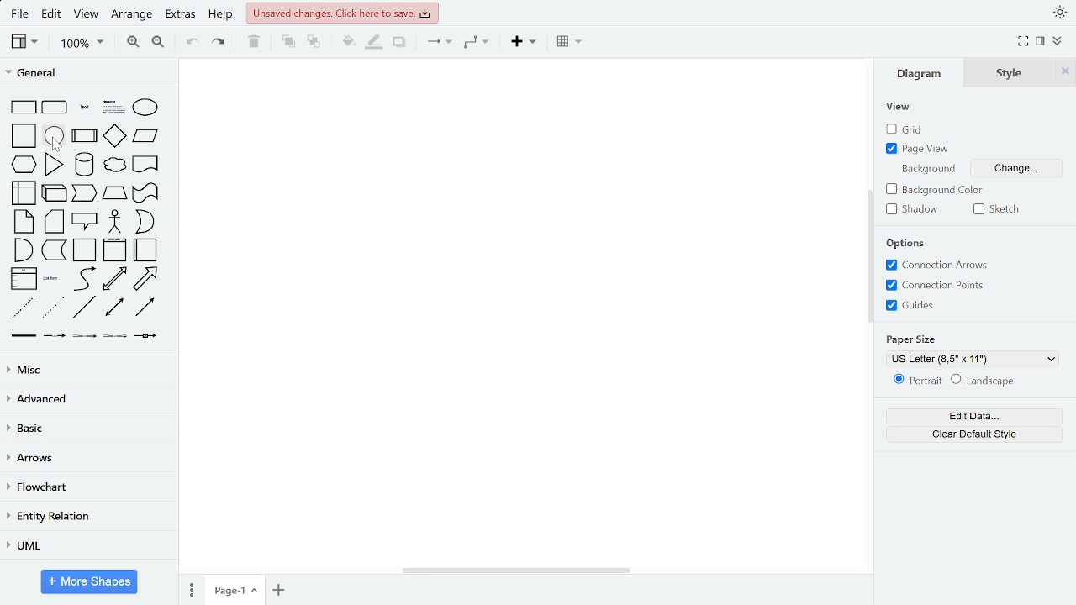  Describe the element at coordinates (54, 221) in the screenshot. I see `card` at that location.